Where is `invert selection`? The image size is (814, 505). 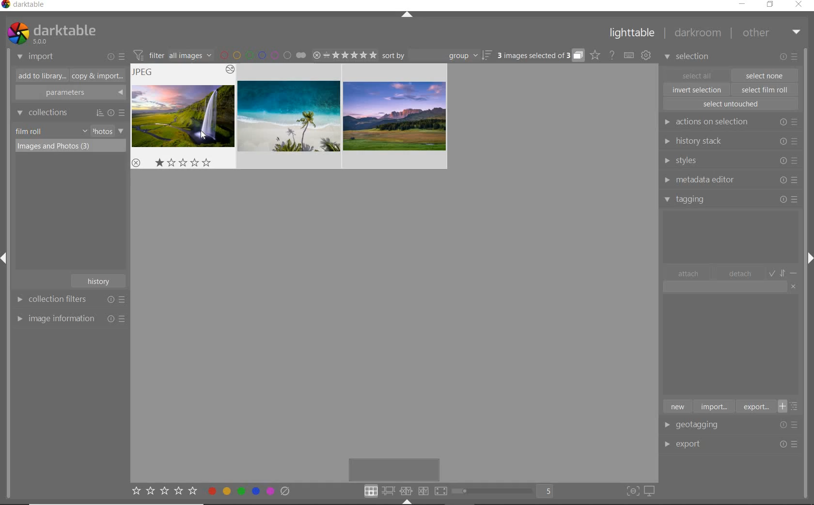 invert selection is located at coordinates (698, 89).